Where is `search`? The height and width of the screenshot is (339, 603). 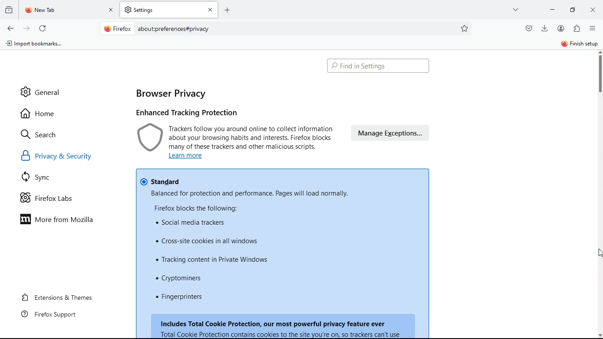
search is located at coordinates (44, 134).